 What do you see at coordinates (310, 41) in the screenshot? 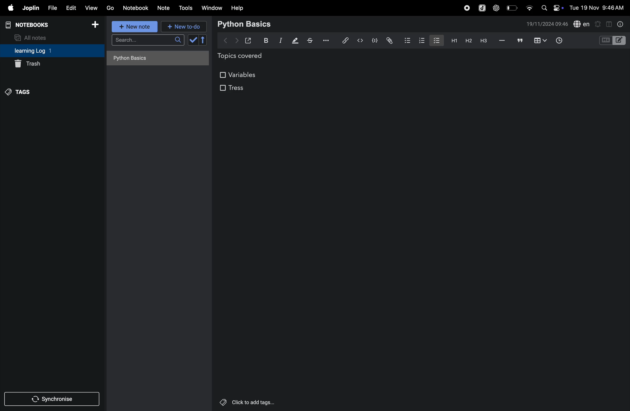
I see `strike through` at bounding box center [310, 41].